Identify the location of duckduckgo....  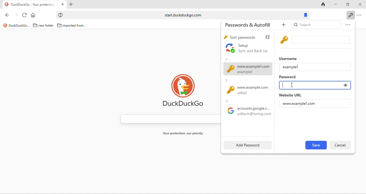
(19, 26).